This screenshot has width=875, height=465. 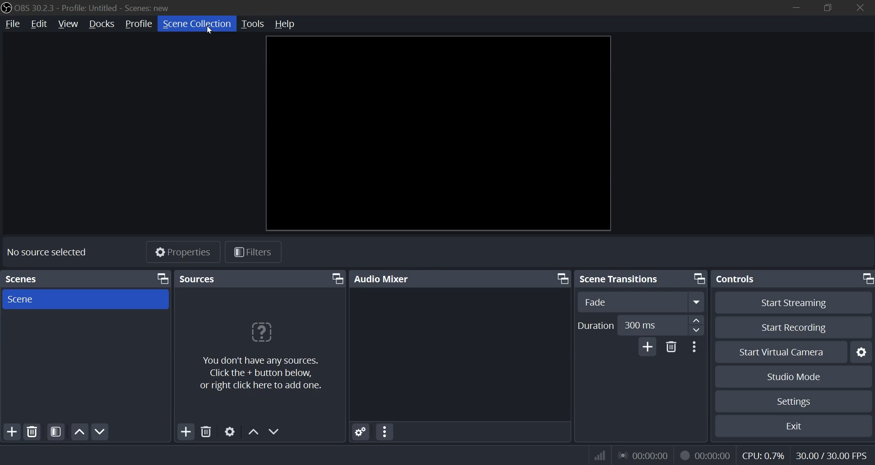 What do you see at coordinates (641, 324) in the screenshot?
I see `duration number` at bounding box center [641, 324].